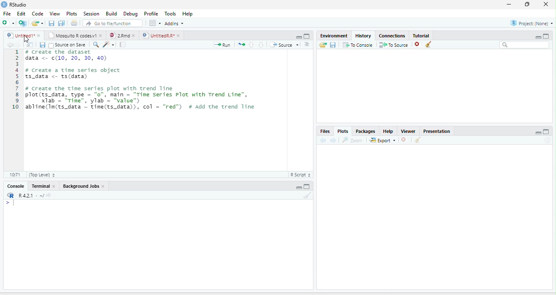 The width and height of the screenshot is (556, 295). Describe the element at coordinates (72, 35) in the screenshot. I see `Mosquito R codes.v1` at that location.